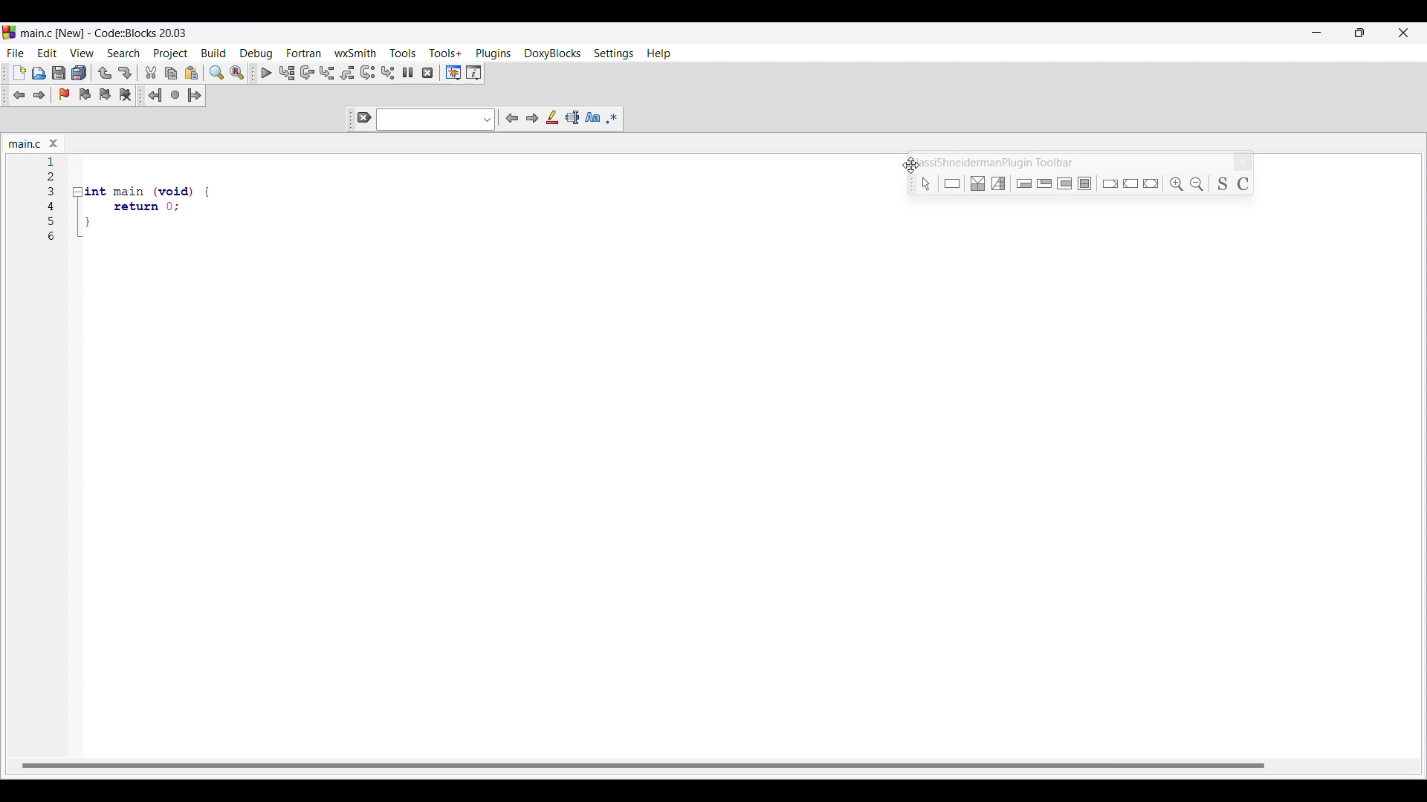 The width and height of the screenshot is (1427, 802). What do you see at coordinates (85, 94) in the screenshot?
I see `Previous bookmark` at bounding box center [85, 94].